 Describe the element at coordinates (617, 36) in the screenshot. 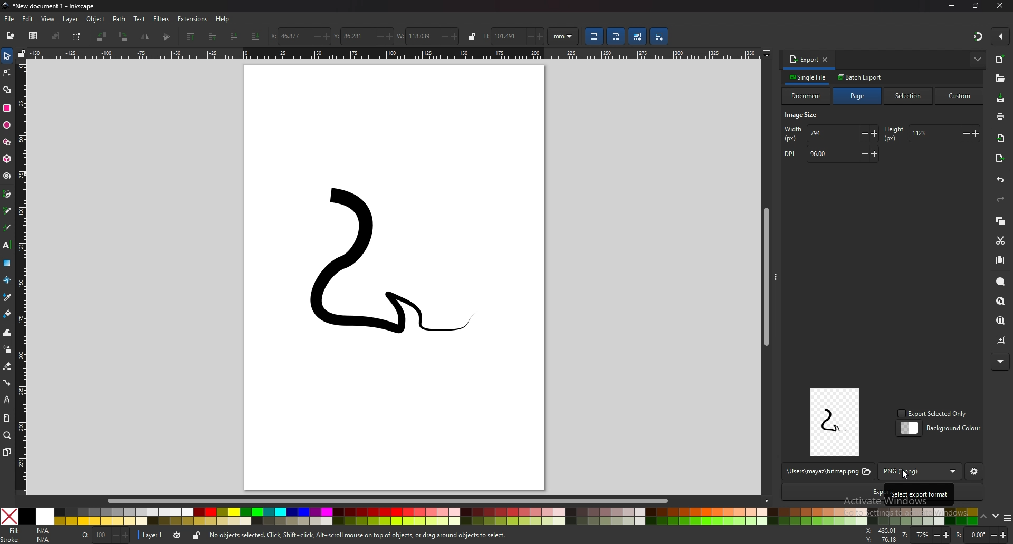

I see `scale radii` at that location.